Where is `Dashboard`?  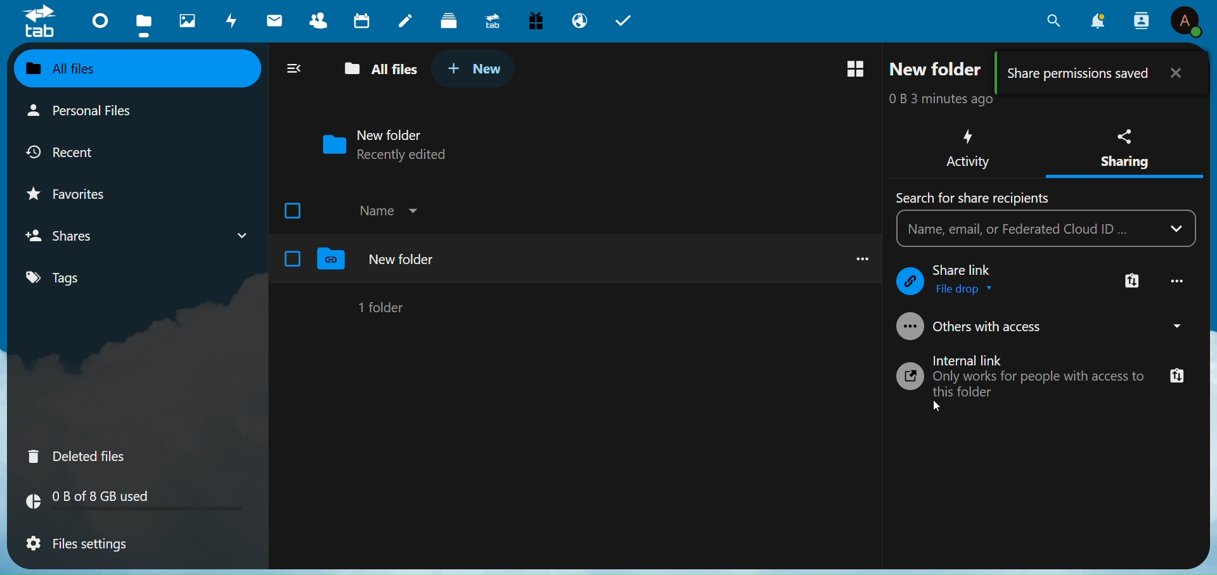 Dashboard is located at coordinates (96, 20).